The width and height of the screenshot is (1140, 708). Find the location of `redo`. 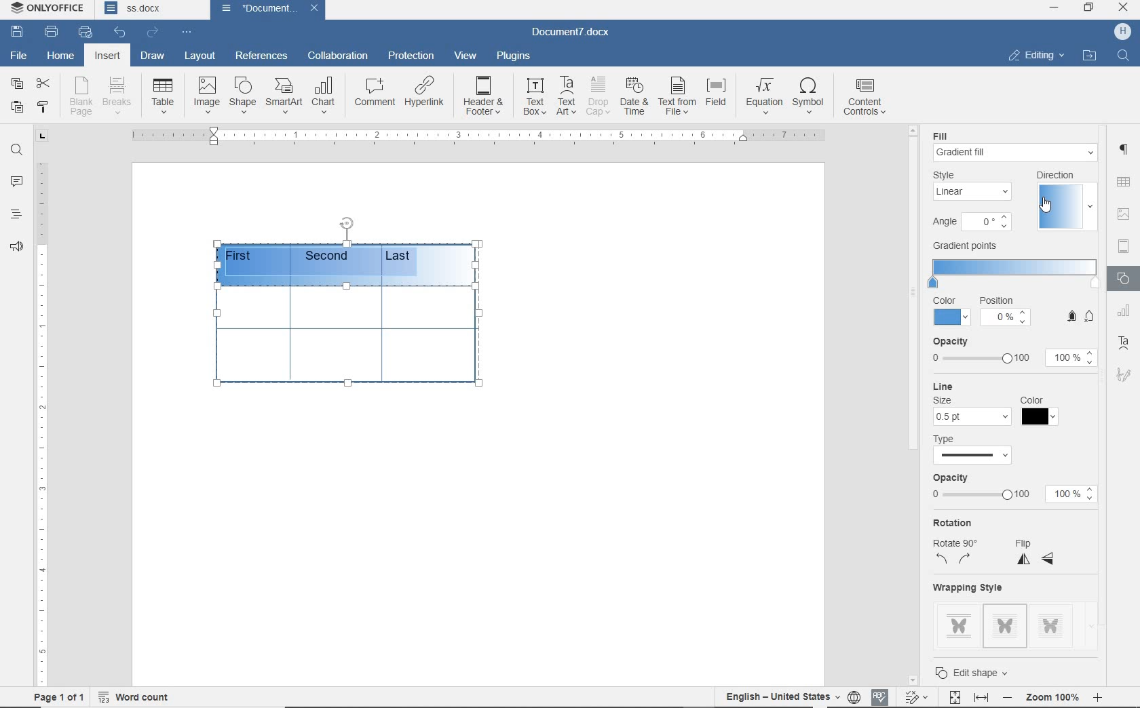

redo is located at coordinates (152, 32).